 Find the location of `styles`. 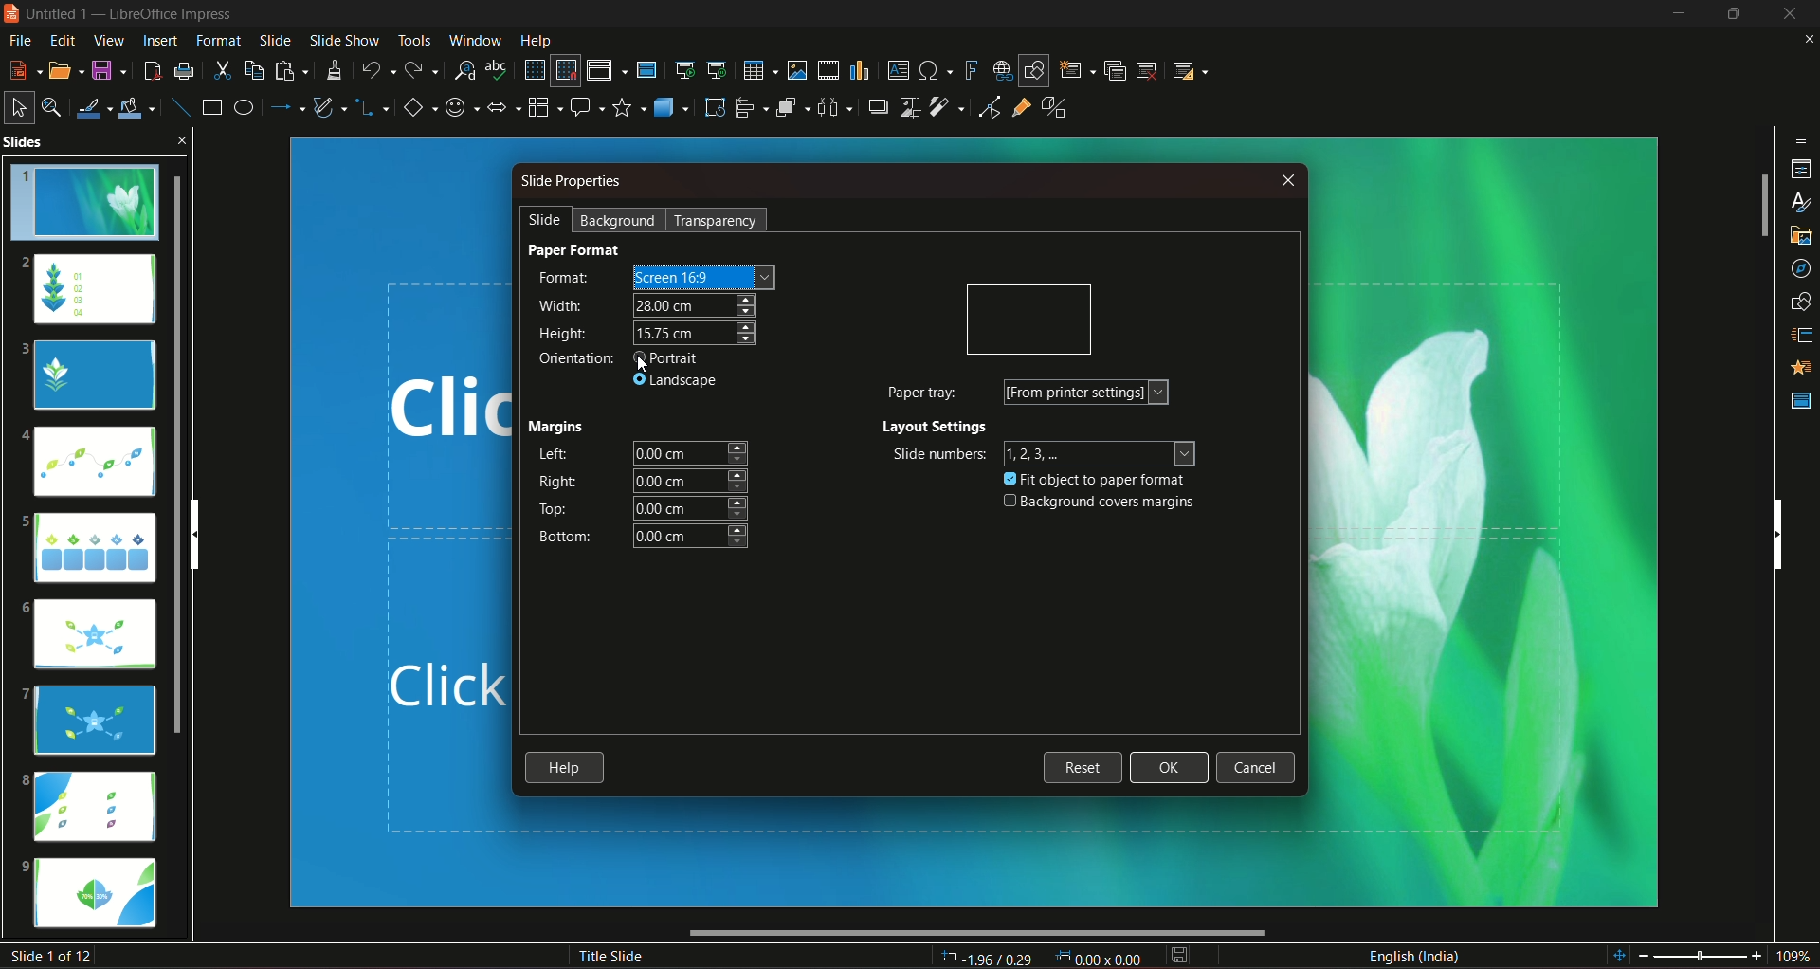

styles is located at coordinates (1797, 202).